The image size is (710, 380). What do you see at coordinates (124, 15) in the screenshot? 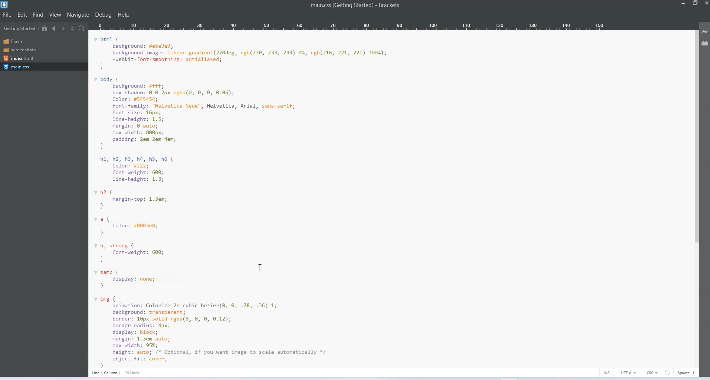
I see `Help` at bounding box center [124, 15].